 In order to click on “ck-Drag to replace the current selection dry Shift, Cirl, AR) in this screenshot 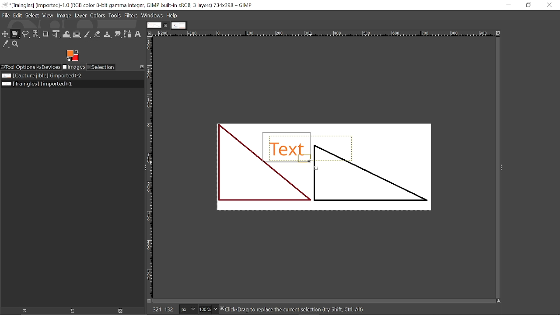, I will do `click(300, 309)`.